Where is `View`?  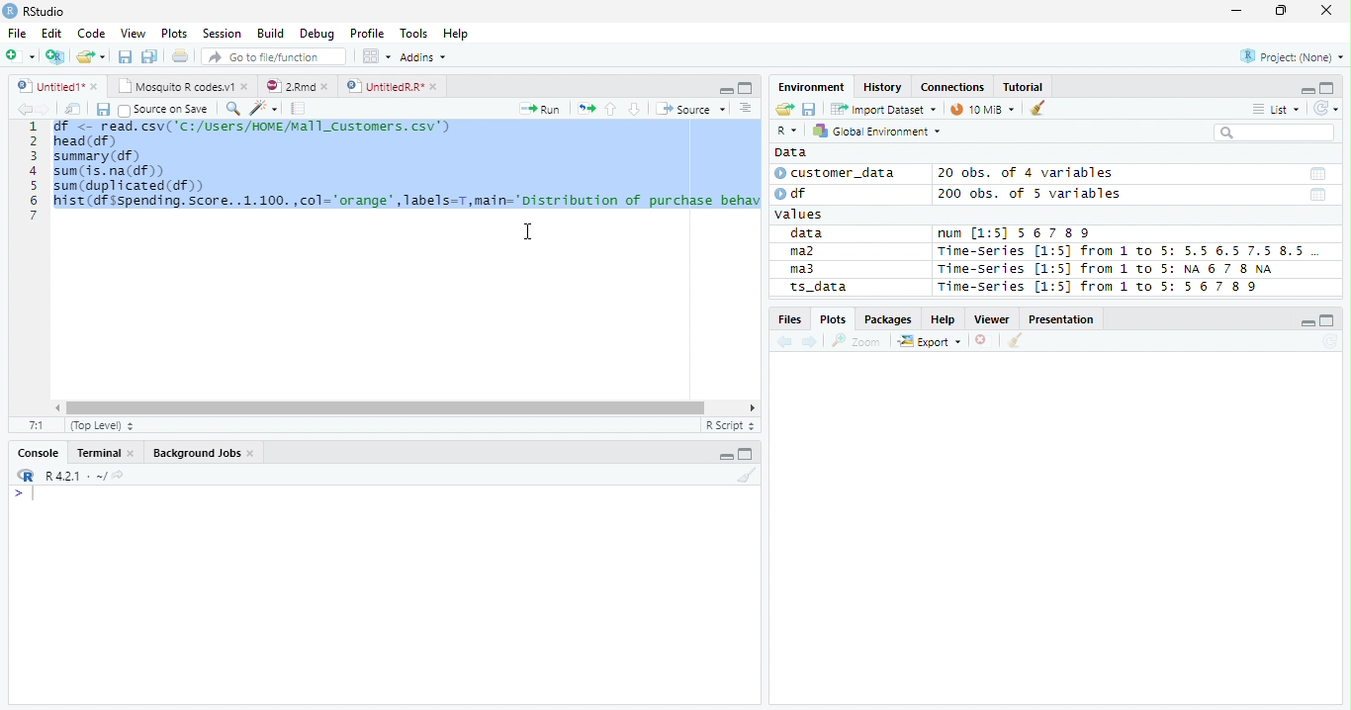 View is located at coordinates (135, 33).